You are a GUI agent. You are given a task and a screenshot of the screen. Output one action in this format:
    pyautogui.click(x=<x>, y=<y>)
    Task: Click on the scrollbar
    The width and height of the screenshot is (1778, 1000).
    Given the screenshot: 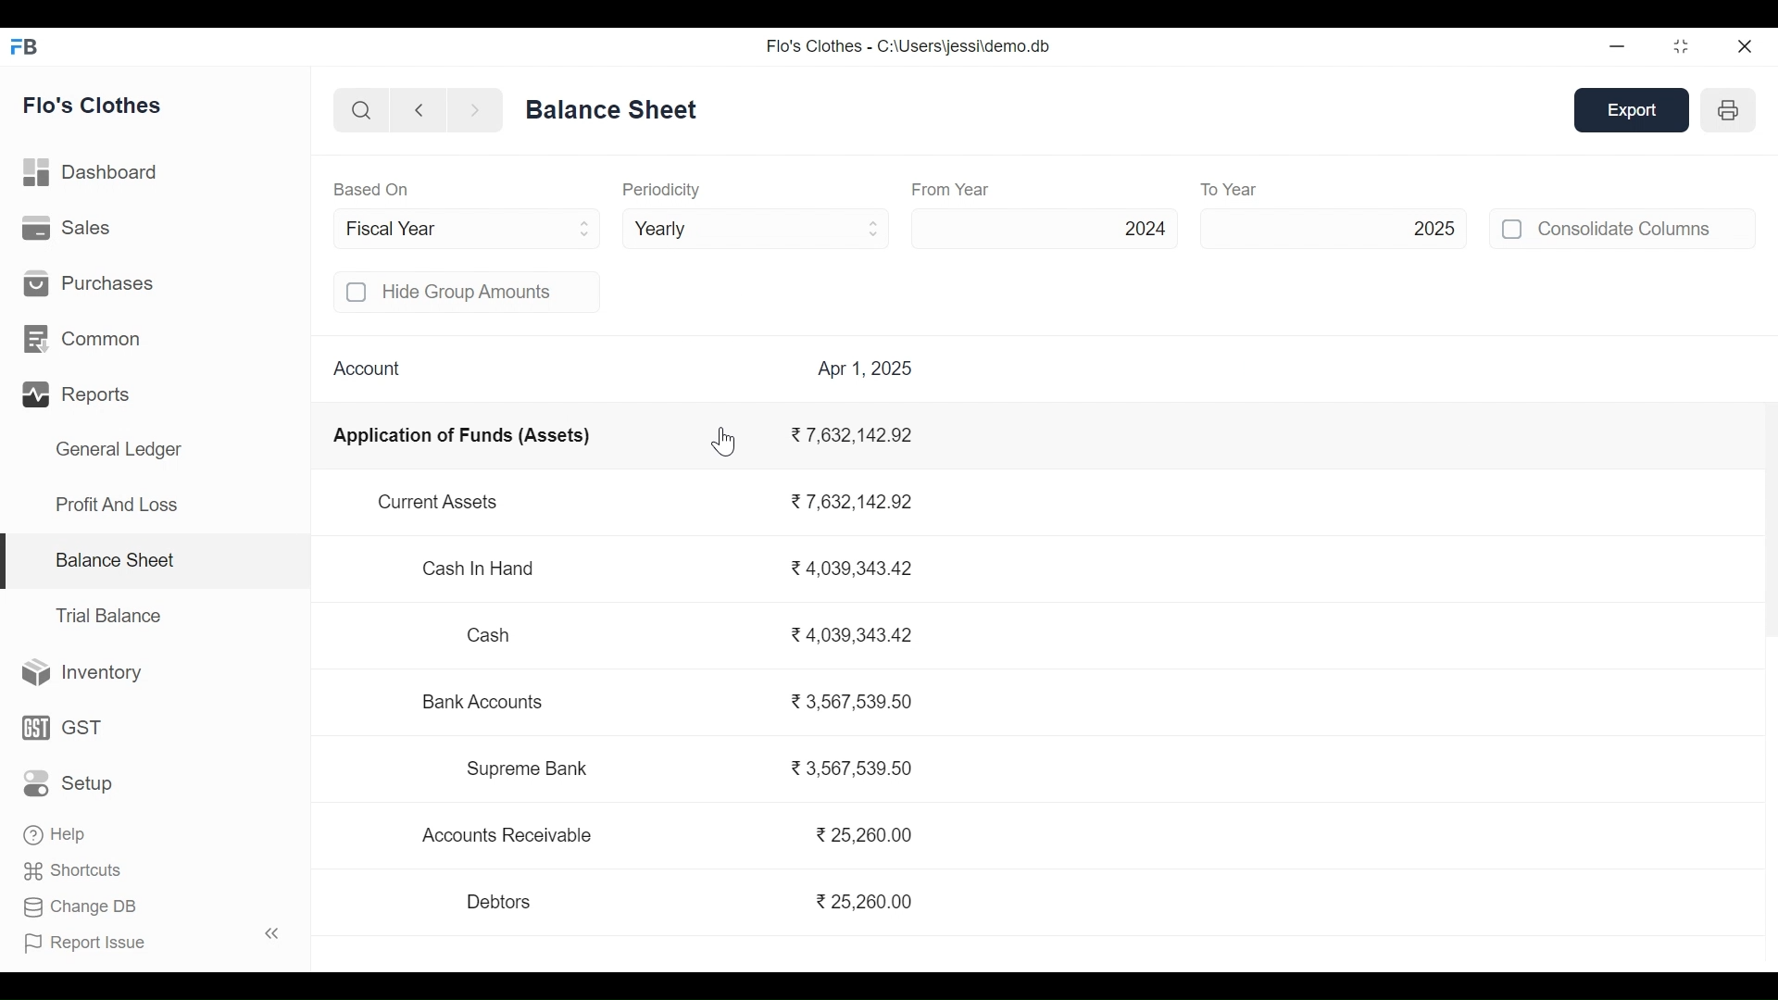 What is the action you would take?
    pyautogui.click(x=1770, y=512)
    